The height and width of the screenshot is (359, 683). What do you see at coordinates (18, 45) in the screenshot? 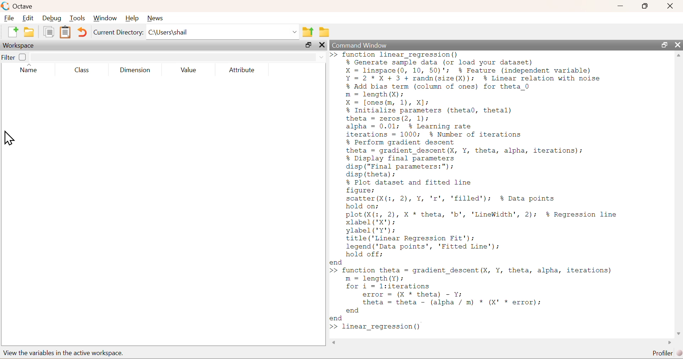
I see `Workspace` at bounding box center [18, 45].